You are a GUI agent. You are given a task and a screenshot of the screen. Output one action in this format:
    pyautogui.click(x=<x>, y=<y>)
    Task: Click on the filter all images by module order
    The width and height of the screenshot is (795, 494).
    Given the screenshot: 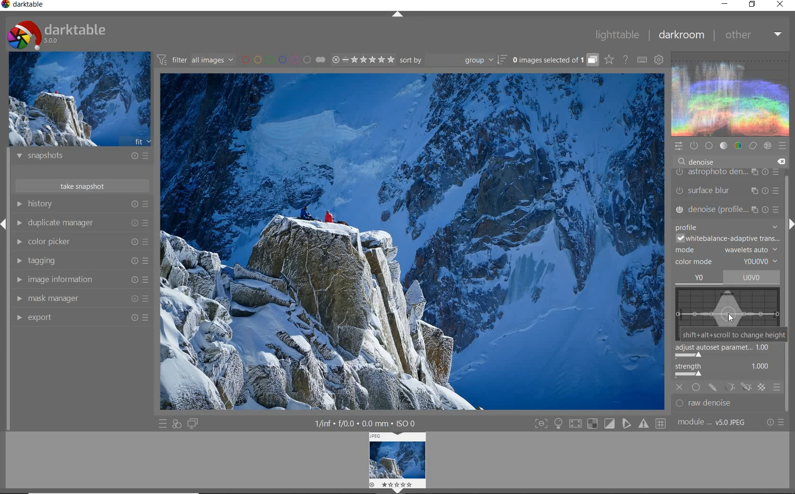 What is the action you would take?
    pyautogui.click(x=196, y=59)
    